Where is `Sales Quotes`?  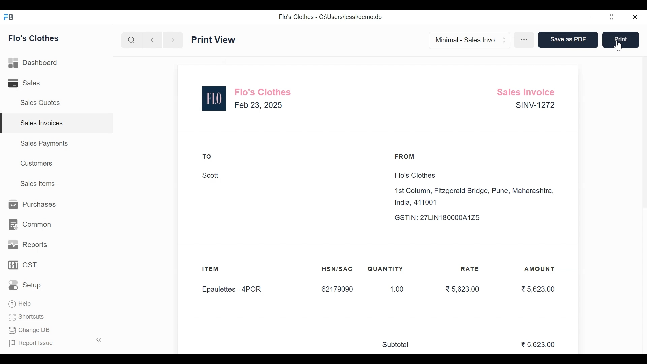
Sales Quotes is located at coordinates (42, 102).